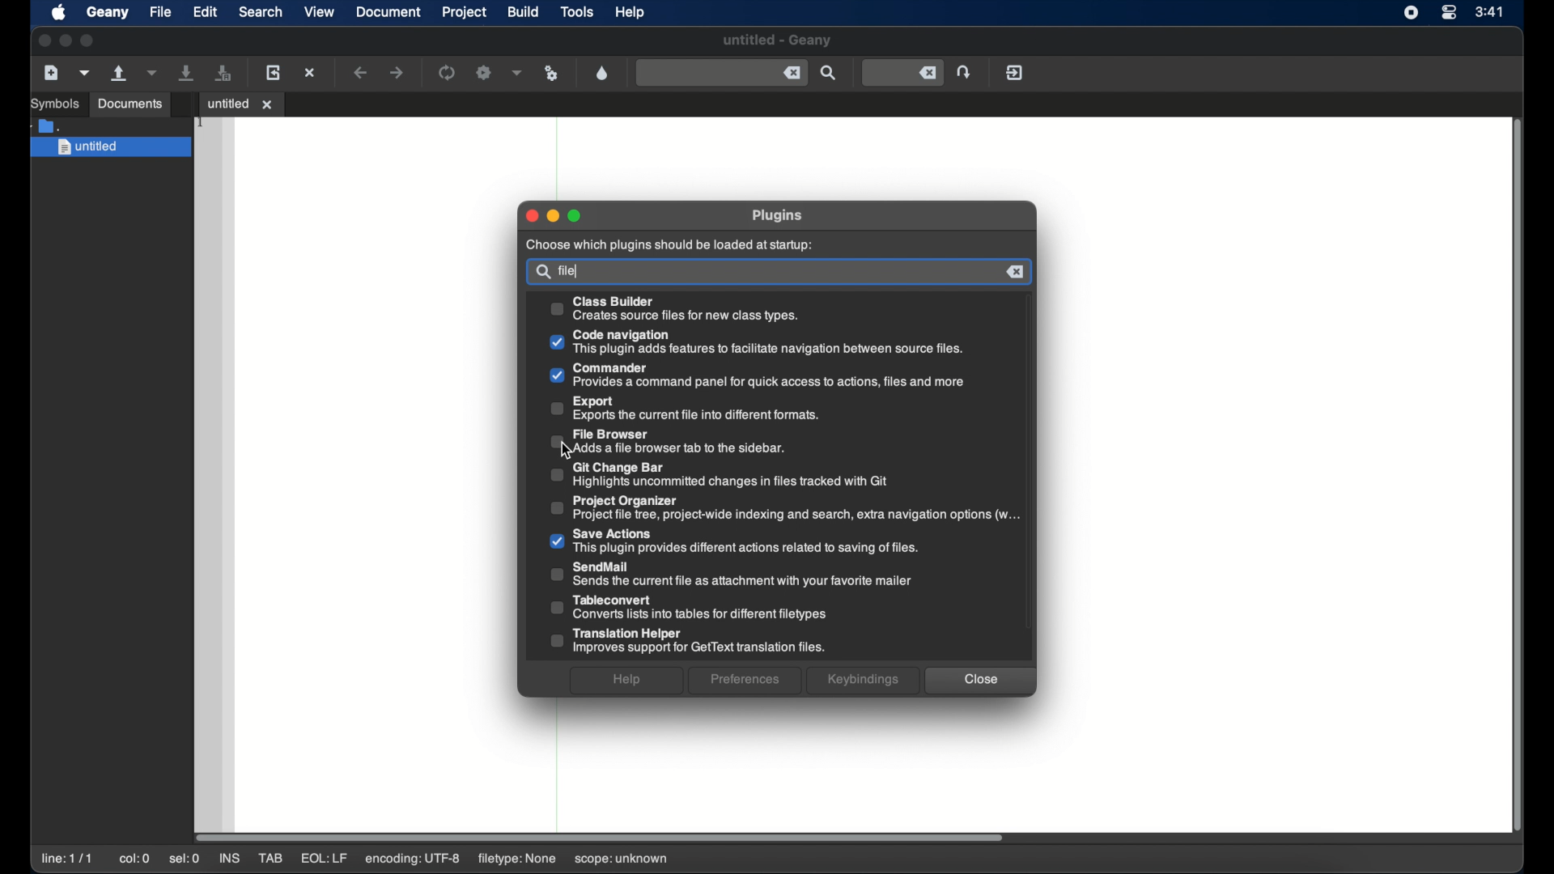 Image resolution: width=1554 pixels, height=874 pixels. What do you see at coordinates (671, 246) in the screenshot?
I see `` at bounding box center [671, 246].